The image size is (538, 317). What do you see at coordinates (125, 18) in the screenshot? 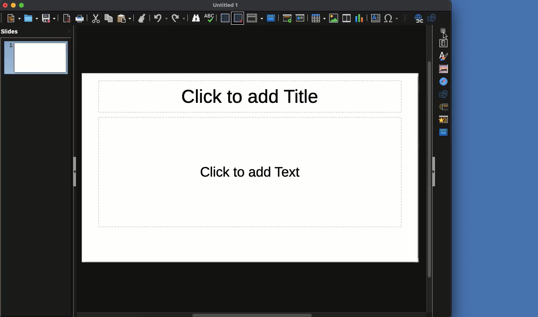
I see `Paste` at bounding box center [125, 18].